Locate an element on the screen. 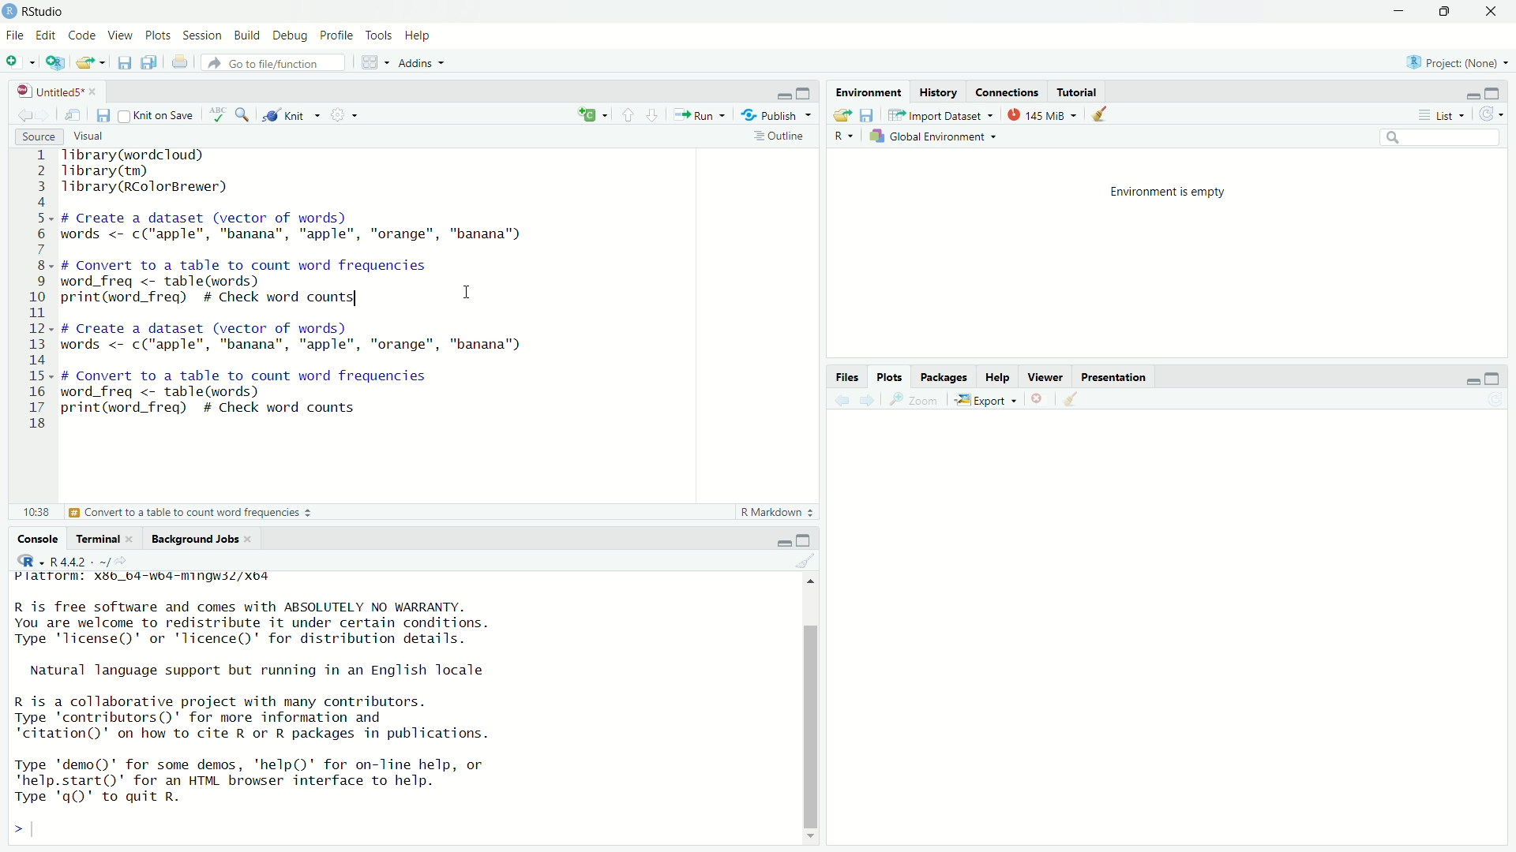 The image size is (1516, 852). Profile is located at coordinates (338, 36).